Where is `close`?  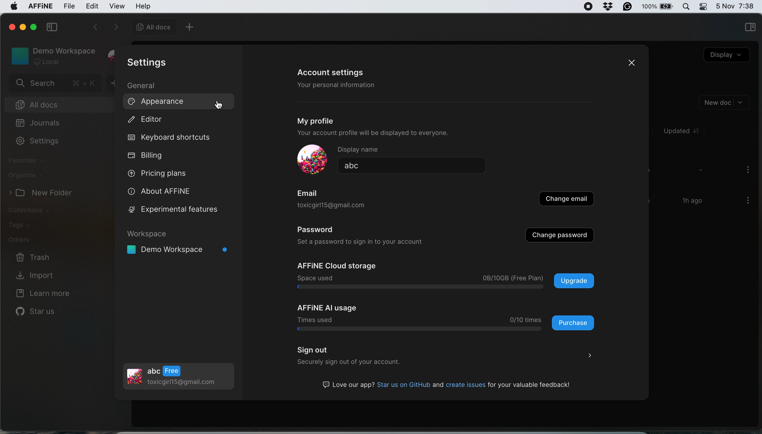 close is located at coordinates (11, 26).